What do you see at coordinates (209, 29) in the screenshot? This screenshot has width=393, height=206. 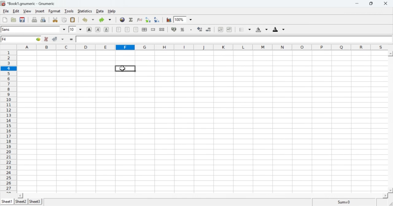 I see `Decrease number of decimals` at bounding box center [209, 29].